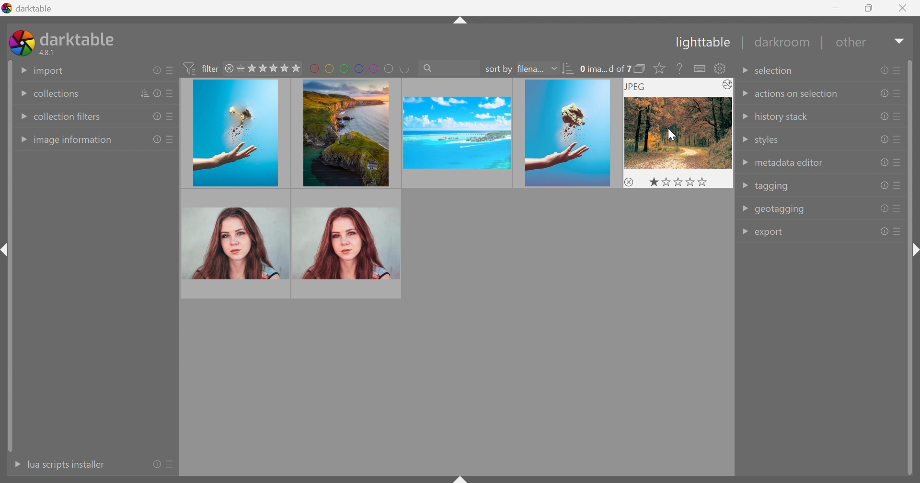  What do you see at coordinates (22, 117) in the screenshot?
I see `Drop Down` at bounding box center [22, 117].